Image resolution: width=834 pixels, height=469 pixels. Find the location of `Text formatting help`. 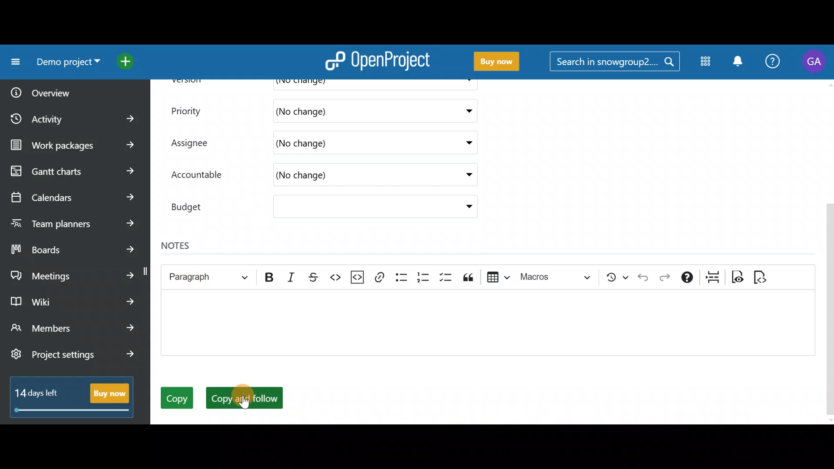

Text formatting help is located at coordinates (688, 280).